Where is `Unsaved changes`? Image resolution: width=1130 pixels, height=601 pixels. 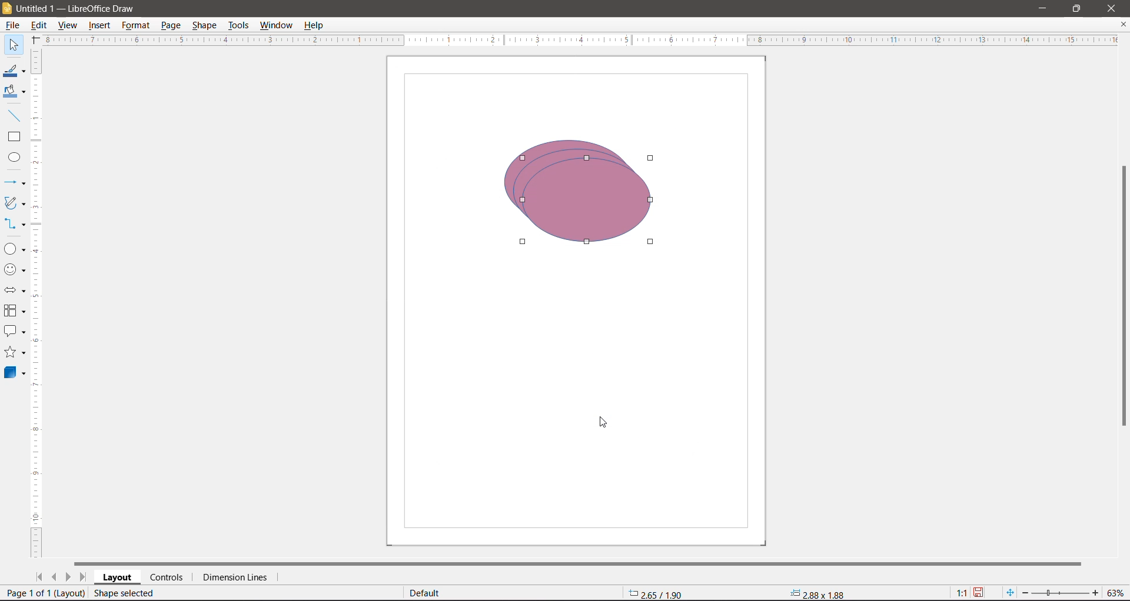
Unsaved changes is located at coordinates (979, 593).